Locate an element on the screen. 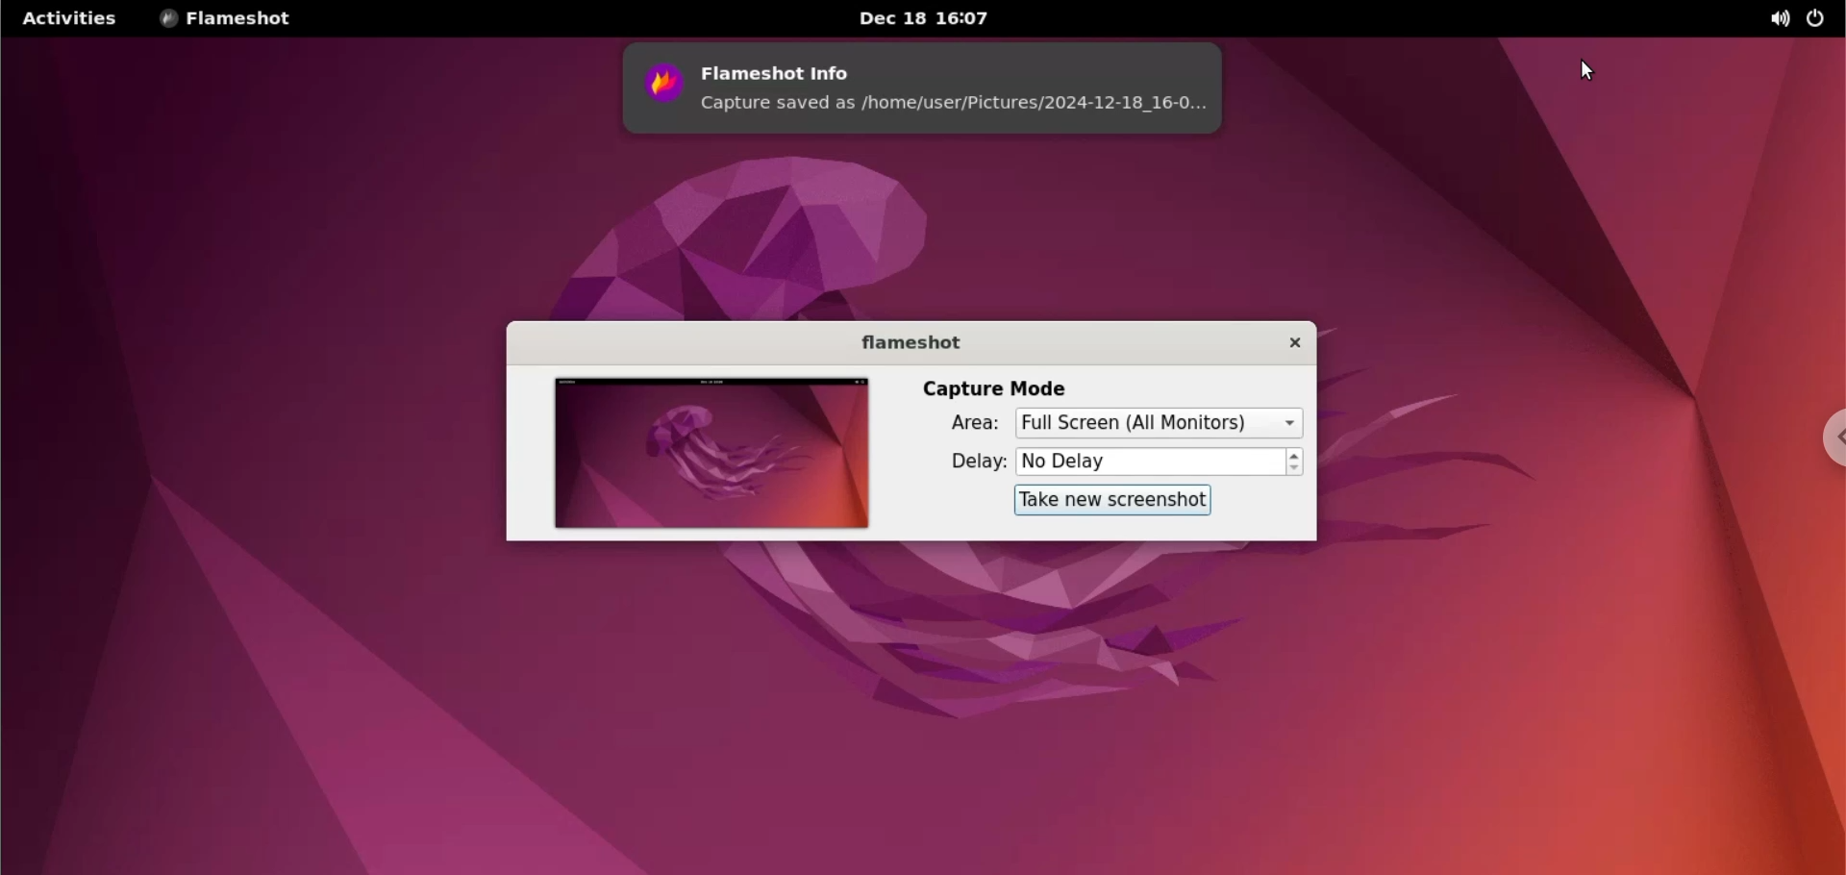  close is located at coordinates (1291, 344).